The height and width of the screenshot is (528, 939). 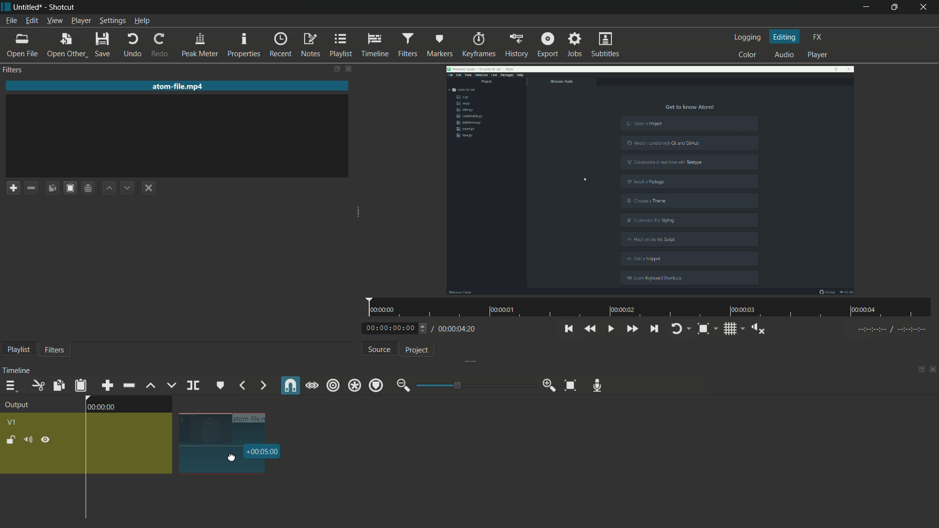 I want to click on logging, so click(x=746, y=37).